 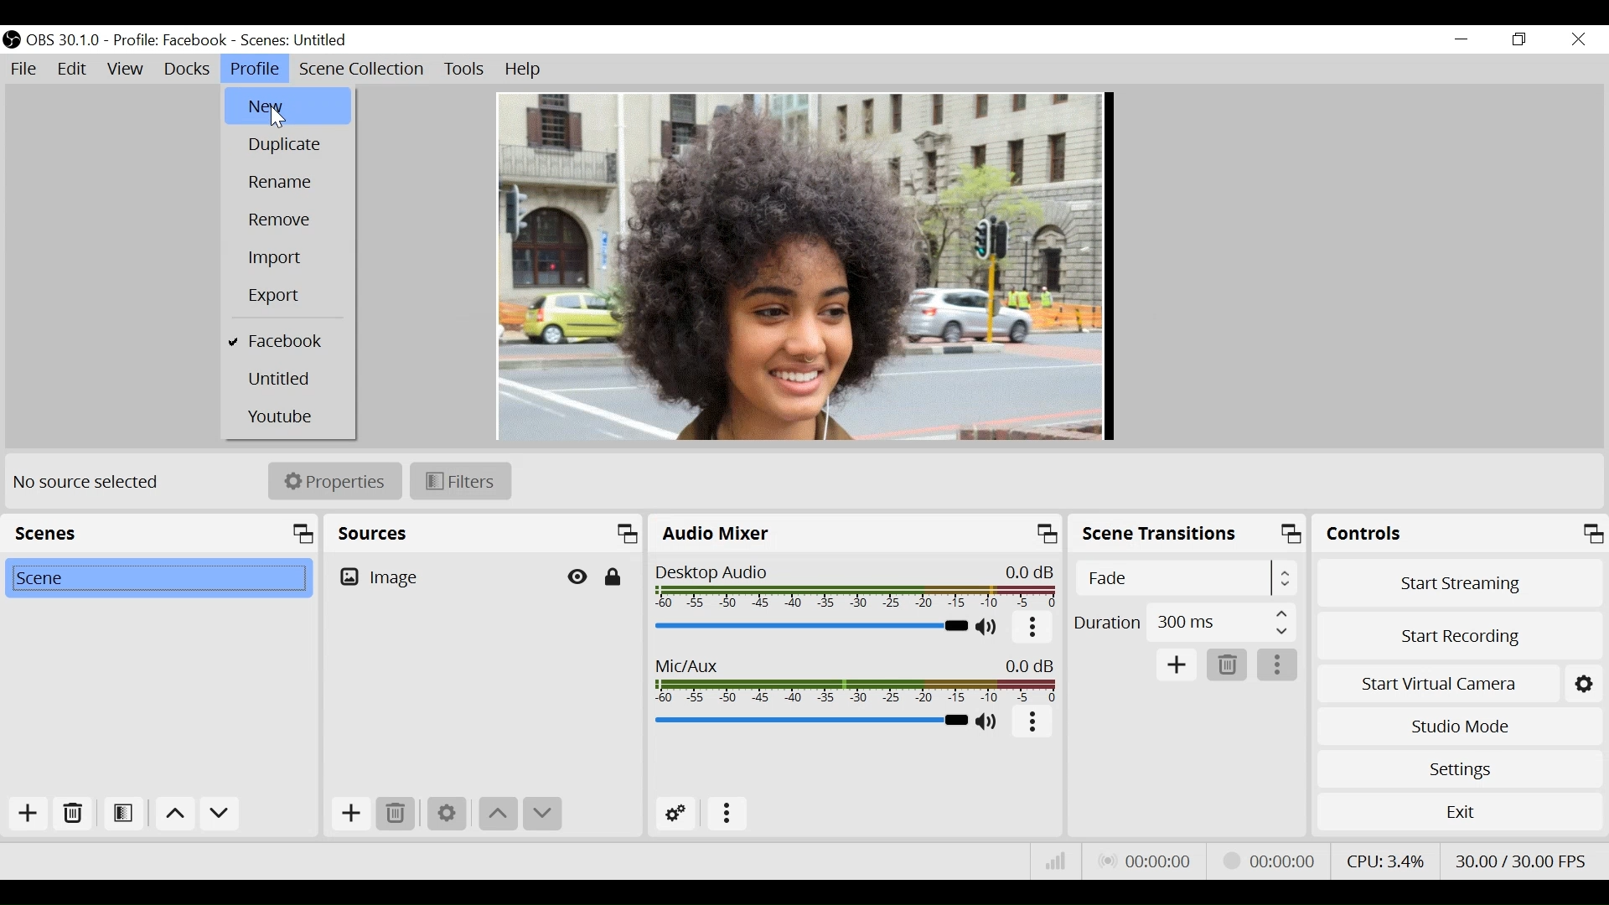 I want to click on Add, so click(x=349, y=814).